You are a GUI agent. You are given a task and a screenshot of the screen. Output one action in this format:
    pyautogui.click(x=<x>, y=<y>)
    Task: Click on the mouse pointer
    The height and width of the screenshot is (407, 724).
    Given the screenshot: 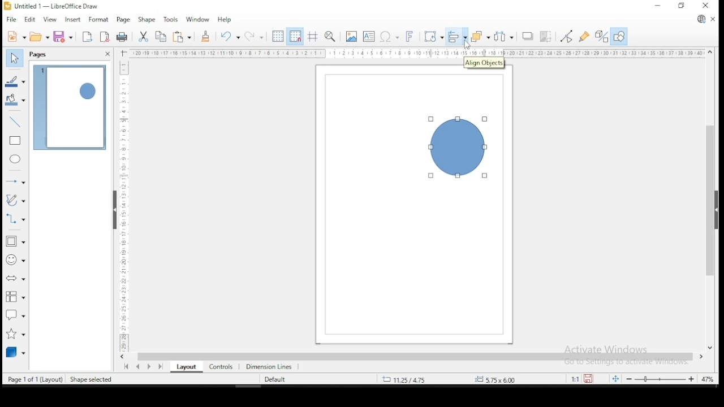 What is the action you would take?
    pyautogui.click(x=466, y=46)
    